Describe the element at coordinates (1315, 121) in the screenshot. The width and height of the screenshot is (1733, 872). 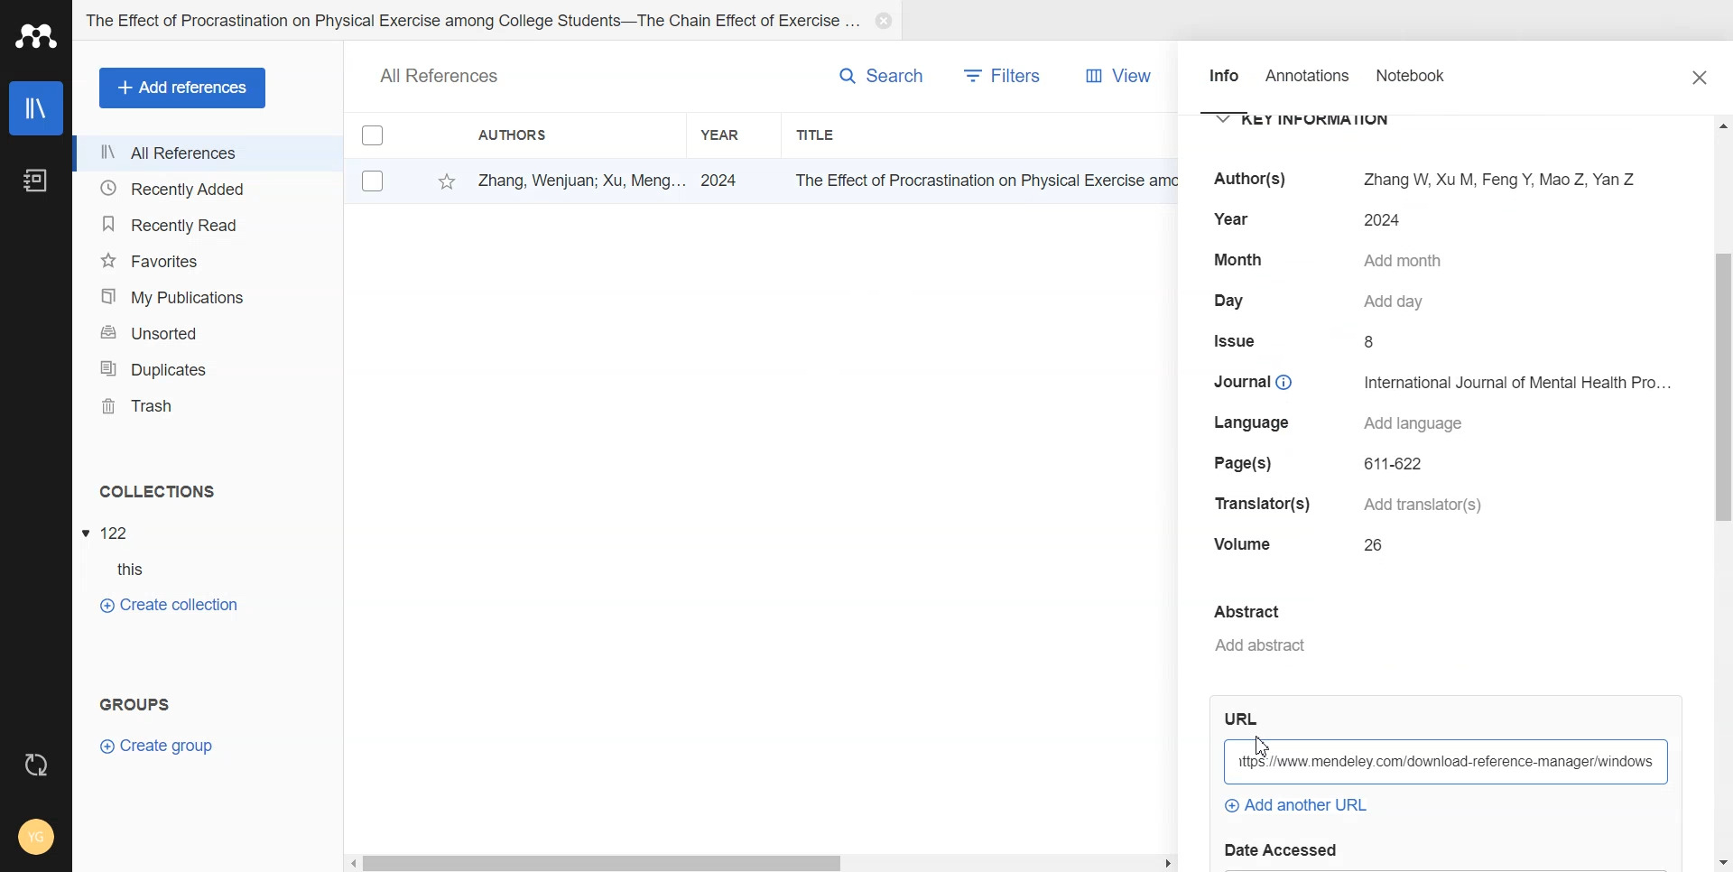
I see `Key Information` at that location.